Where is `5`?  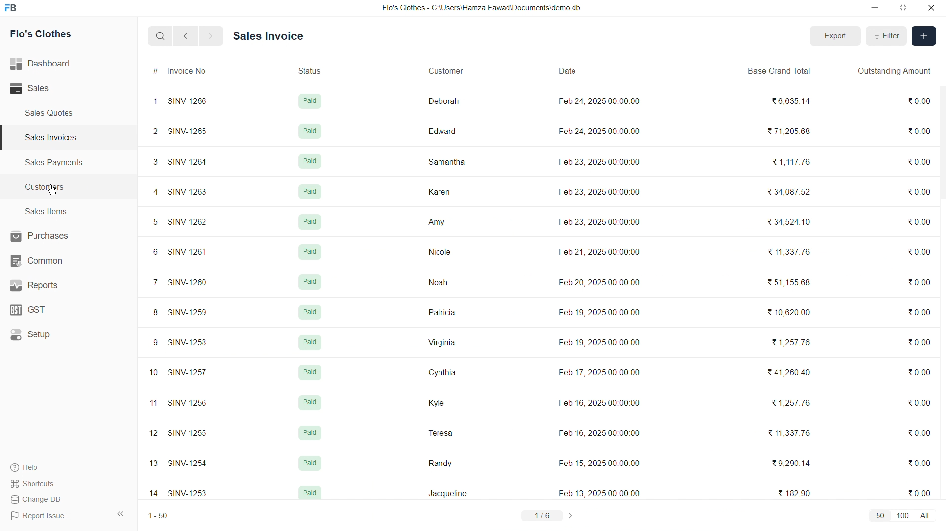 5 is located at coordinates (149, 222).